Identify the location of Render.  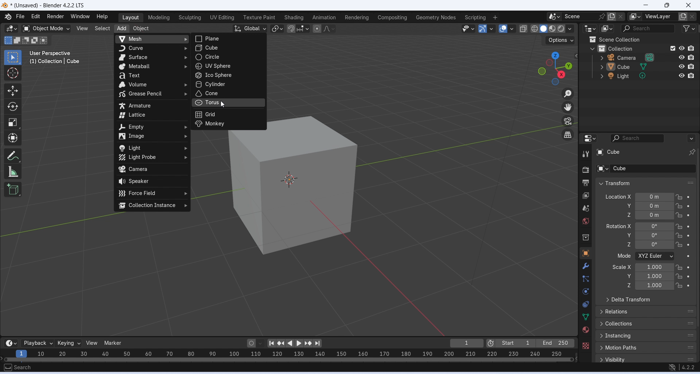
(584, 170).